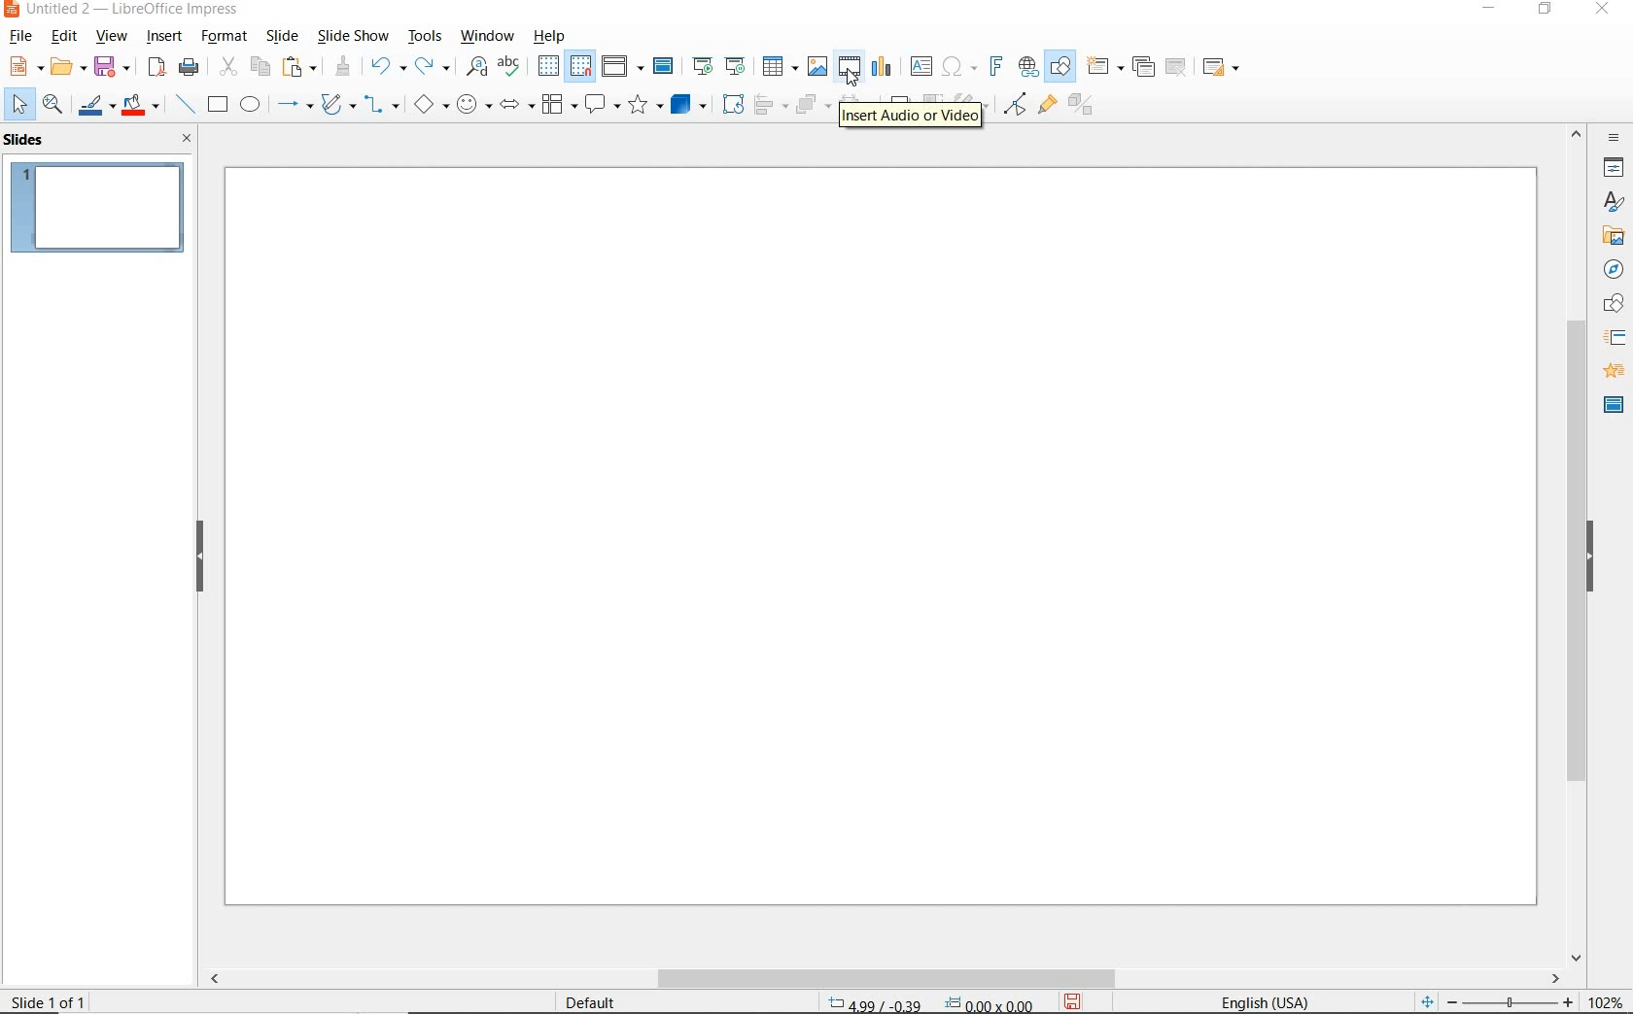 The height and width of the screenshot is (1014, 1633). What do you see at coordinates (1615, 306) in the screenshot?
I see `SHAPE` at bounding box center [1615, 306].